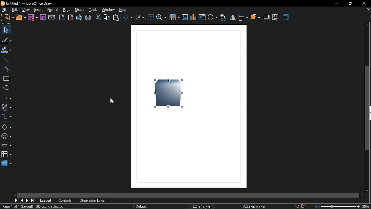  What do you see at coordinates (43, 17) in the screenshot?
I see `save as` at bounding box center [43, 17].